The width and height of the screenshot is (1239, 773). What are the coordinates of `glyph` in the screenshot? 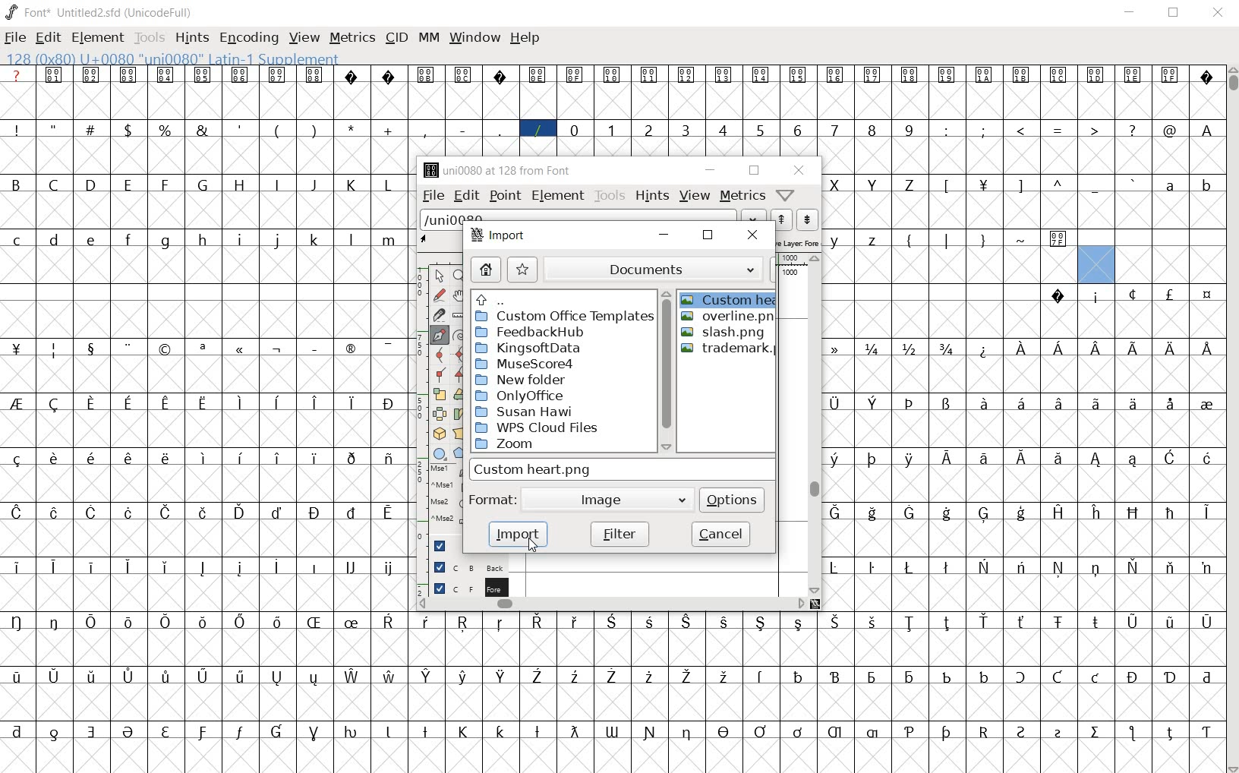 It's located at (760, 131).